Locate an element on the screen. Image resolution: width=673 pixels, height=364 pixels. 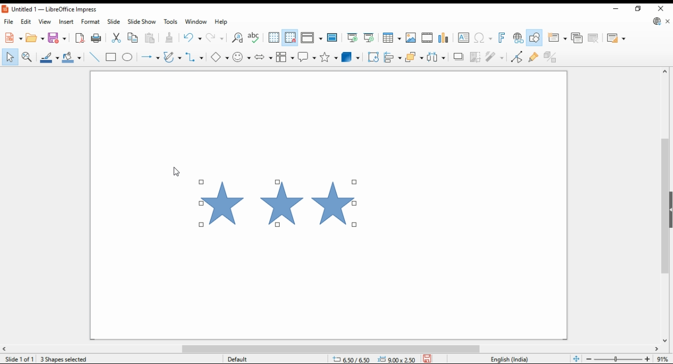
show grids is located at coordinates (273, 37).